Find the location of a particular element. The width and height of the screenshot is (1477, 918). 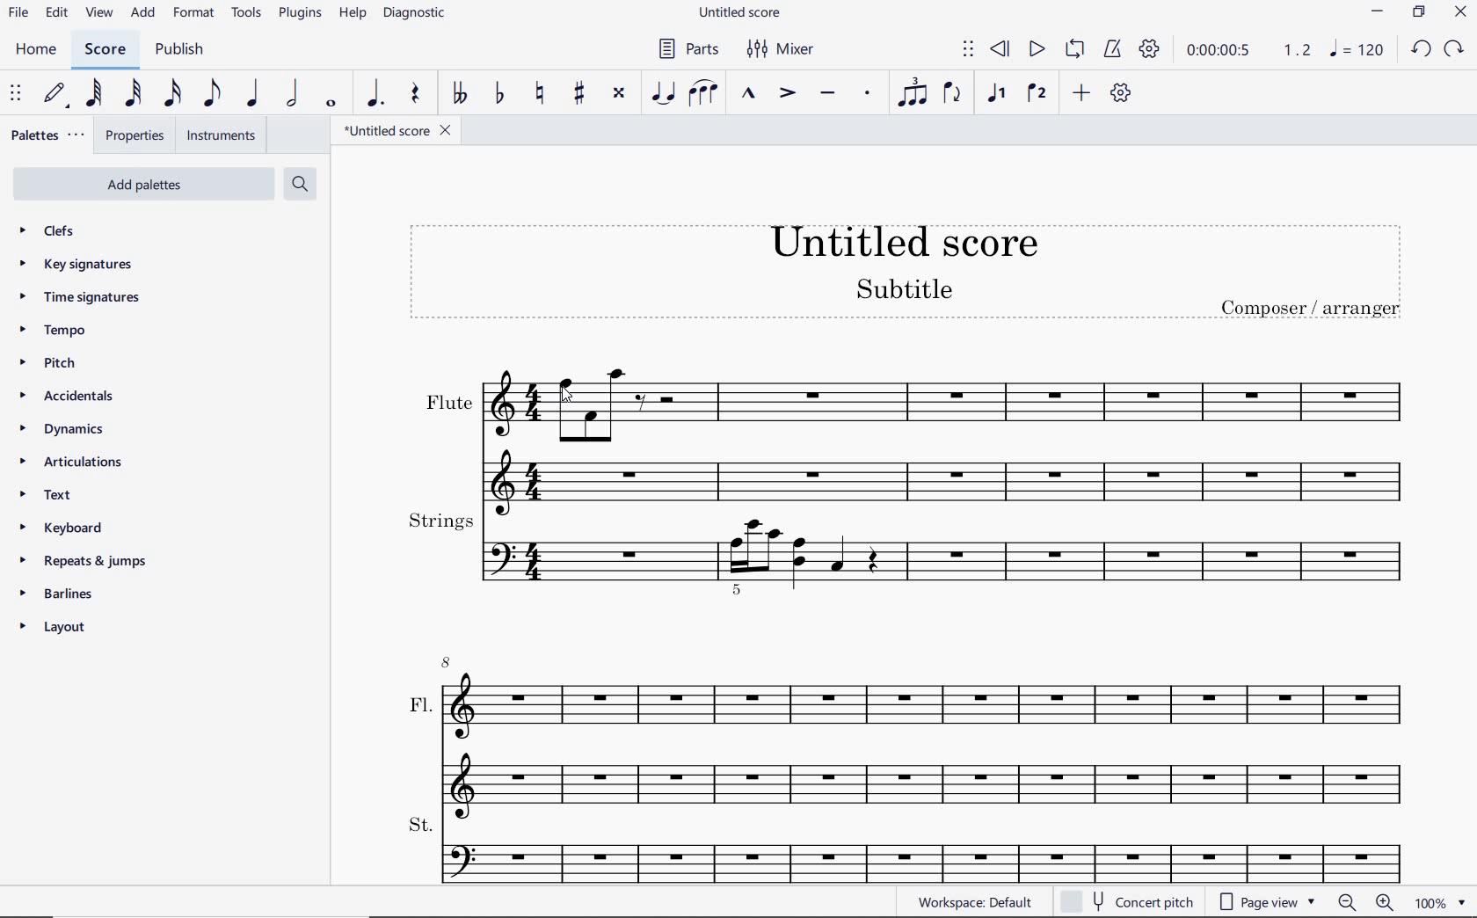

TOOLS is located at coordinates (247, 14).